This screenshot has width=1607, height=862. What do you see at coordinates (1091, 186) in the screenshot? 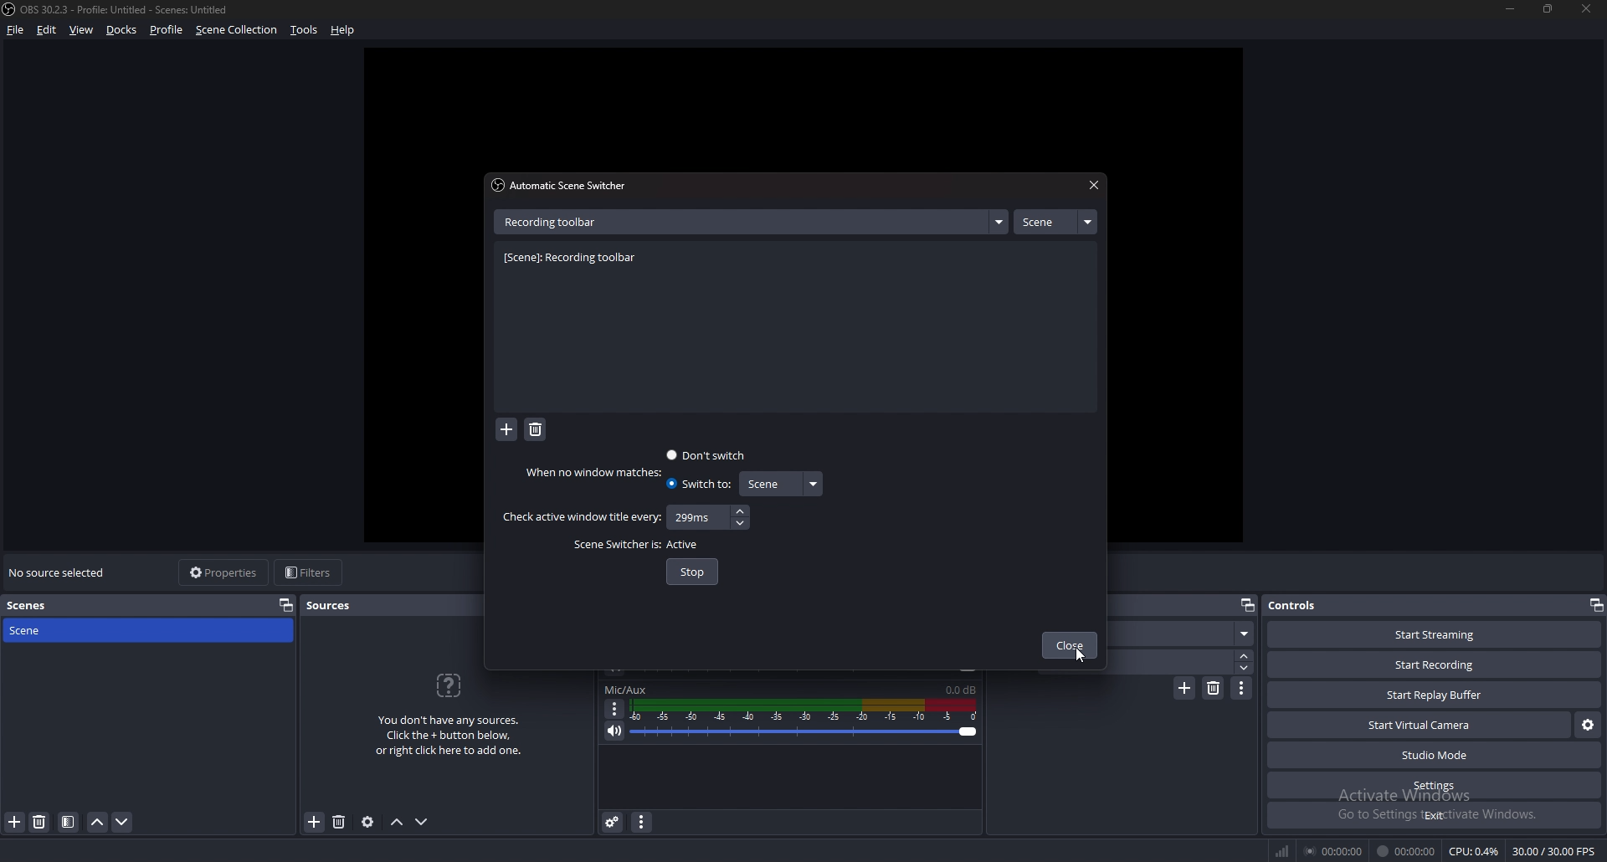
I see `close` at bounding box center [1091, 186].